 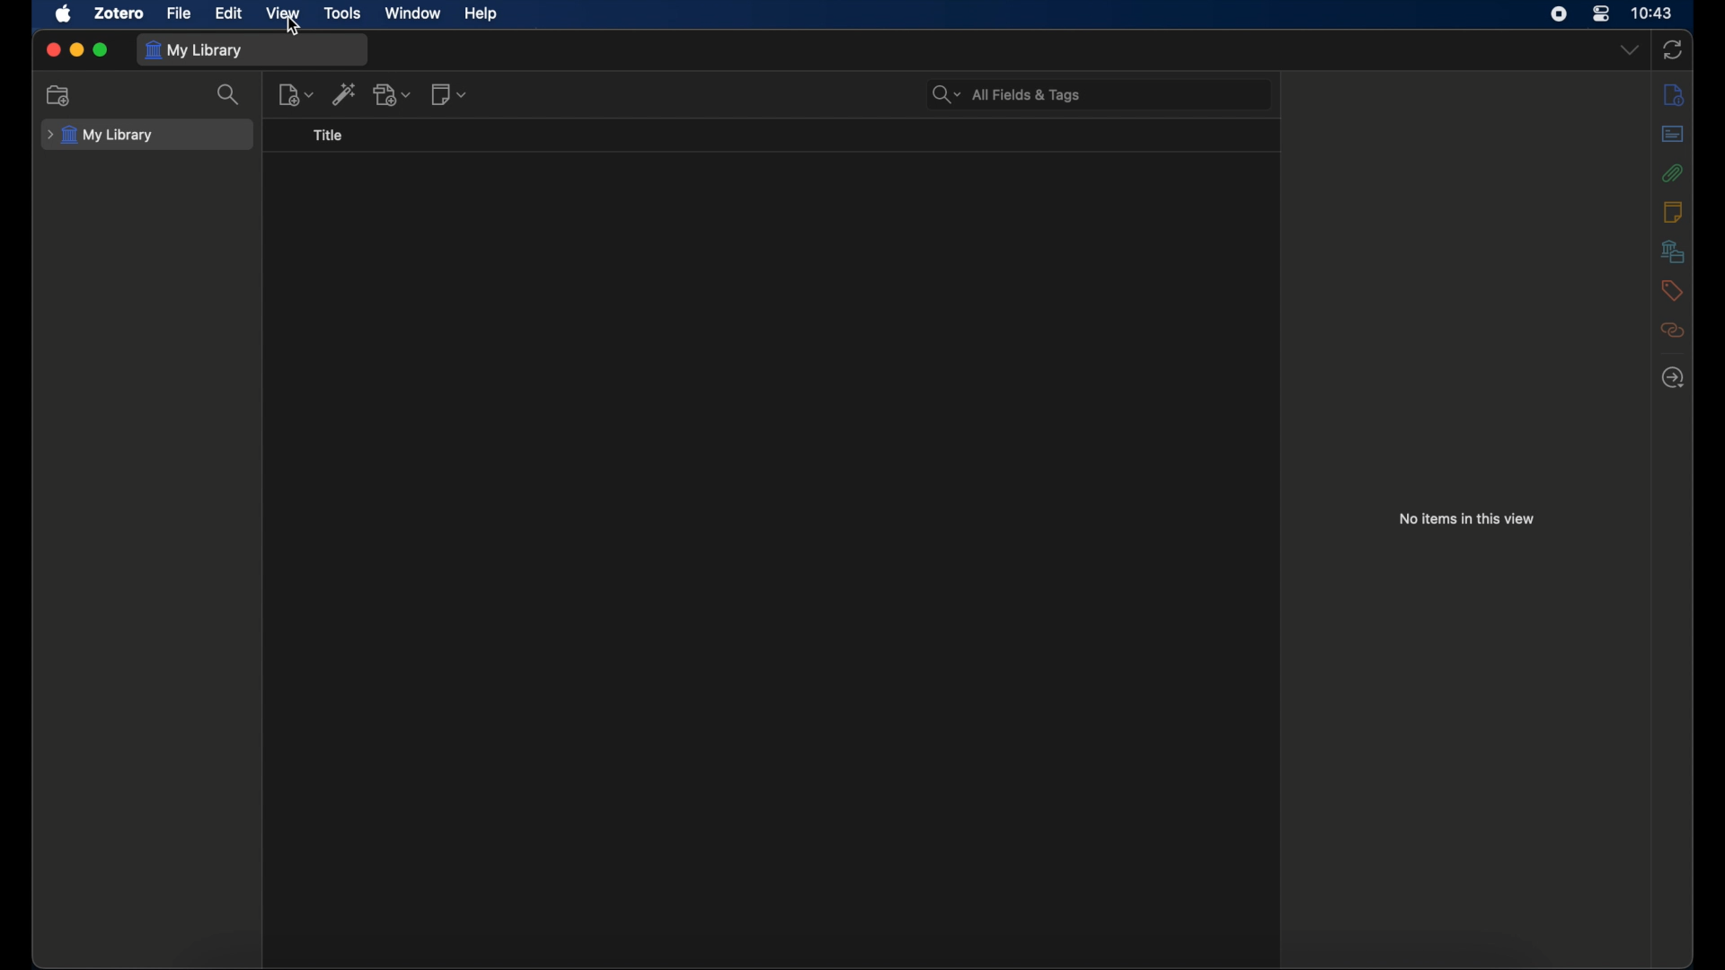 I want to click on dropdown, so click(x=1630, y=50).